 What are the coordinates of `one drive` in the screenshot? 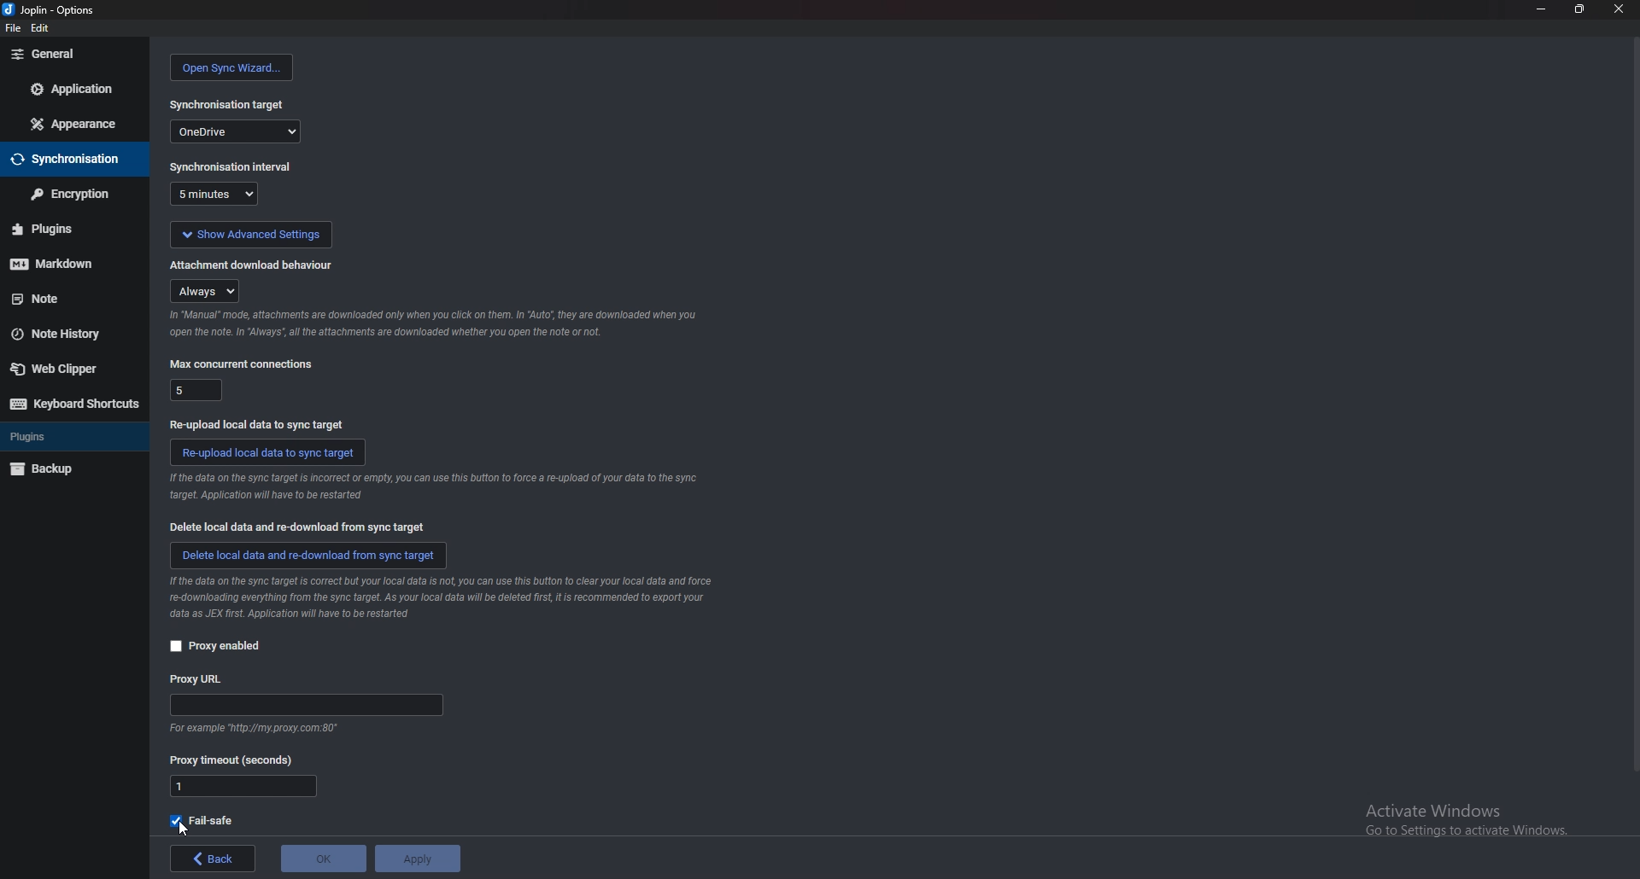 It's located at (237, 131).